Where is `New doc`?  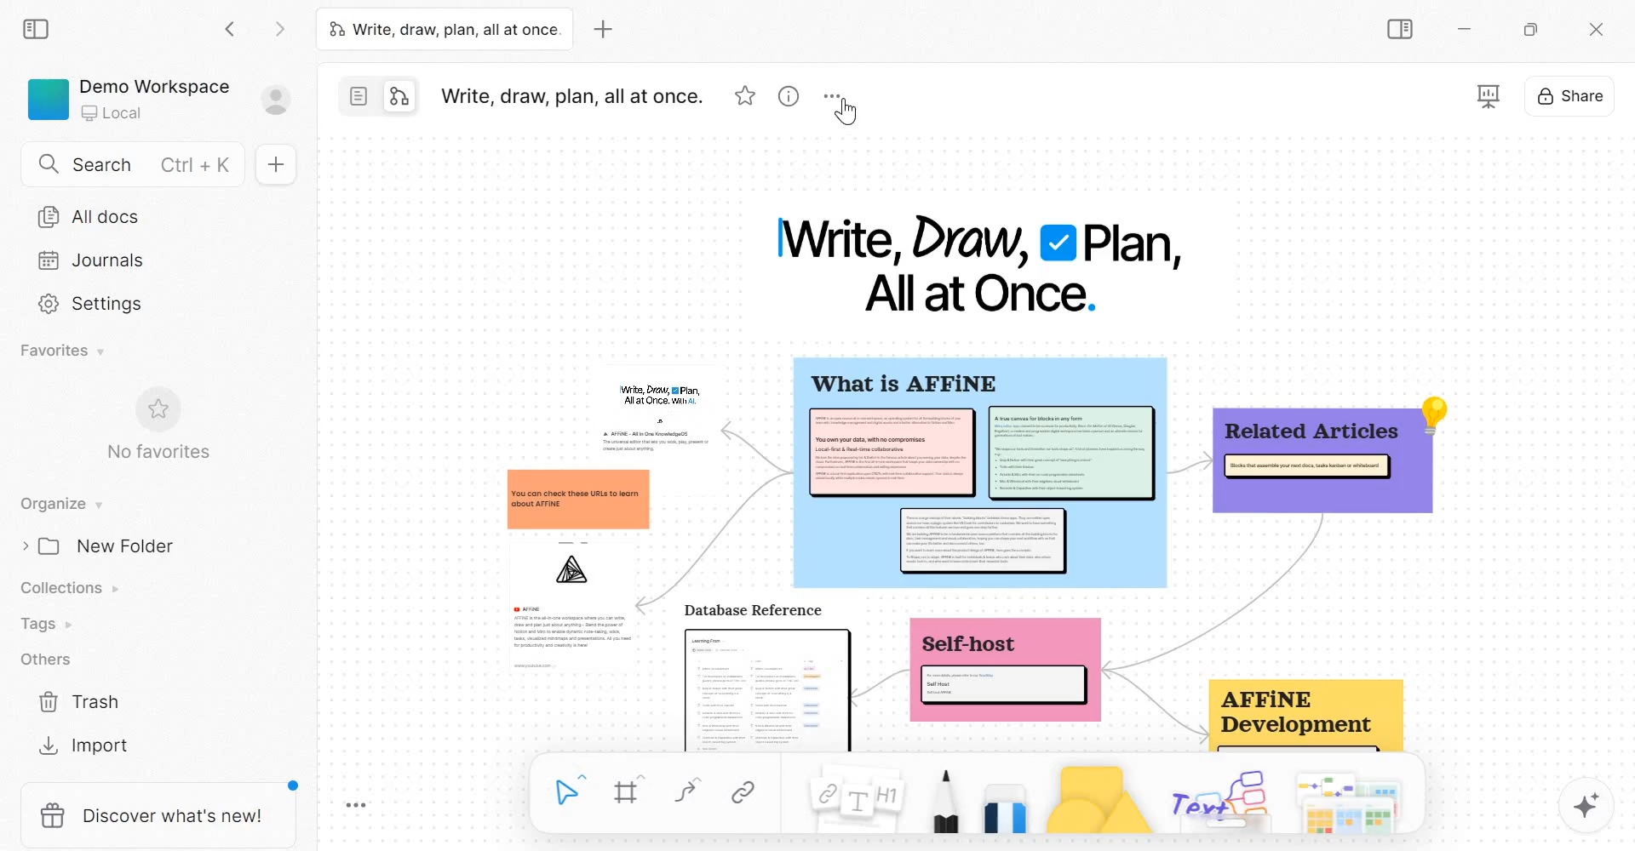 New doc is located at coordinates (275, 166).